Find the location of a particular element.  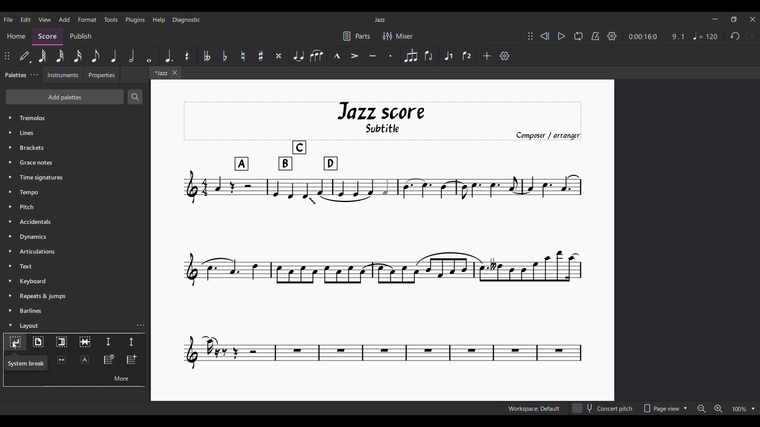

Text is located at coordinates (75, 266).